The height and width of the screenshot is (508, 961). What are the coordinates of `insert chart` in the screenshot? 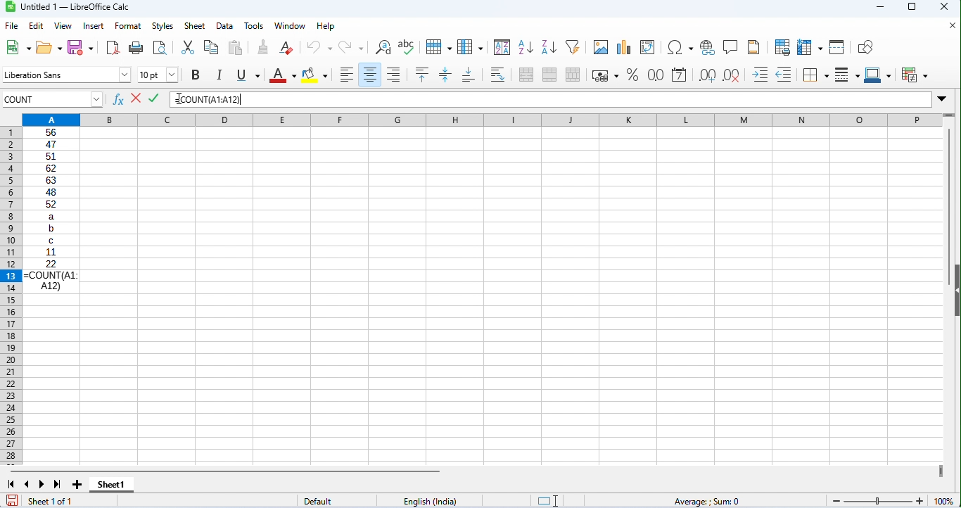 It's located at (623, 48).